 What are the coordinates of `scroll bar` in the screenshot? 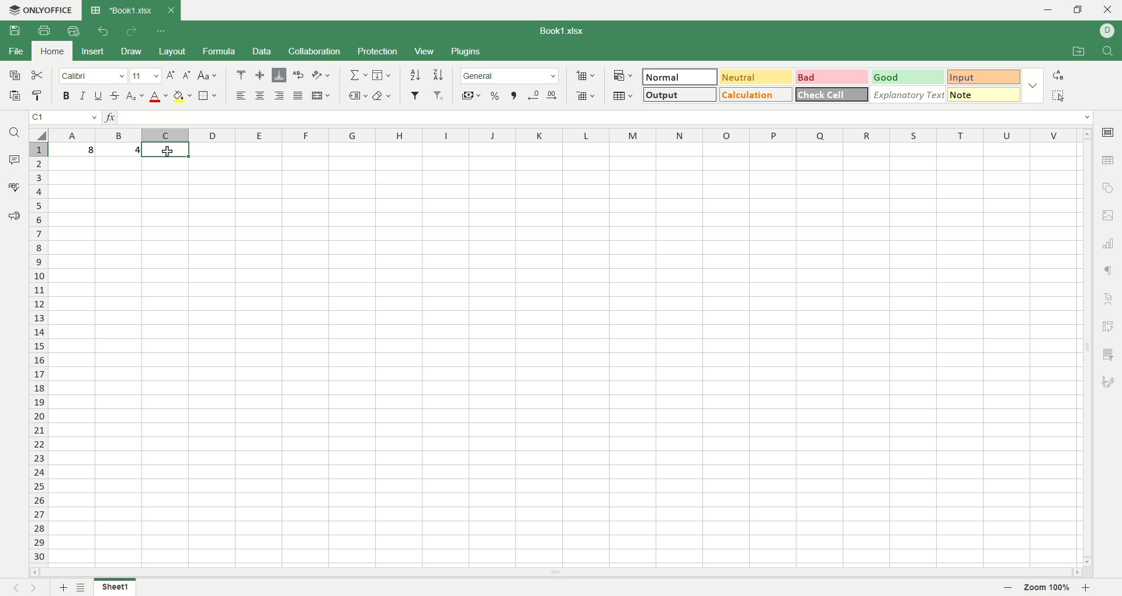 It's located at (553, 574).